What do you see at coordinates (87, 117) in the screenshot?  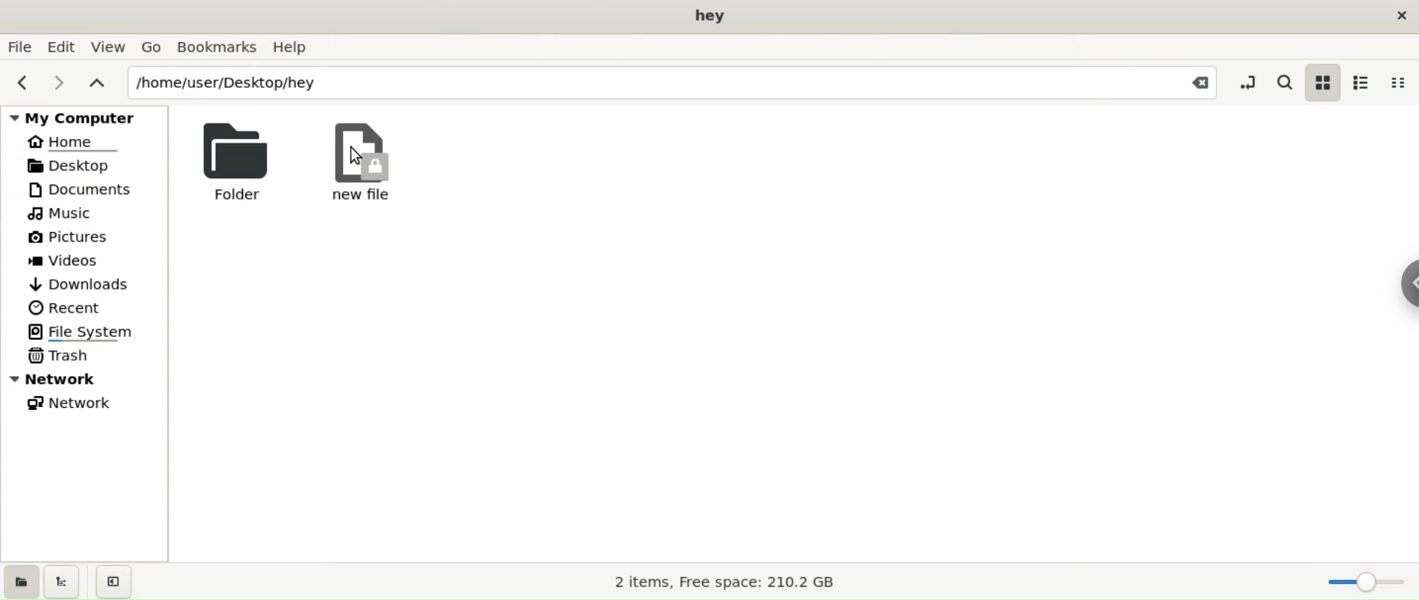 I see `My Computer` at bounding box center [87, 117].